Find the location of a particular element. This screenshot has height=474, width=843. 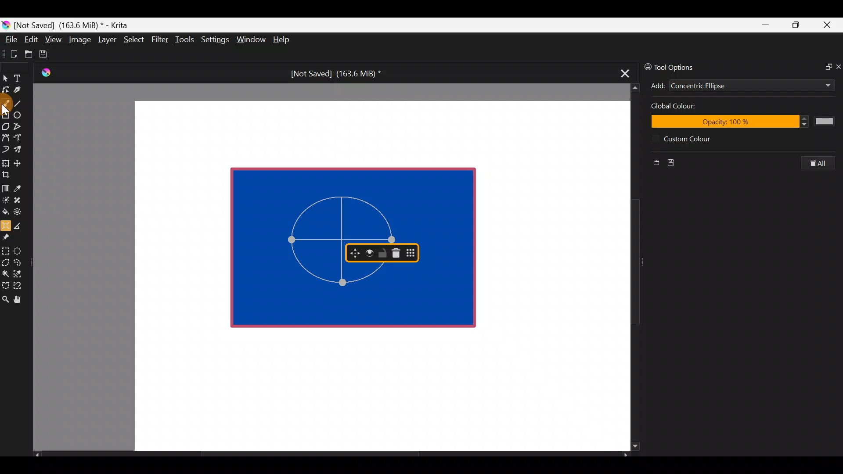

Select shapes tool is located at coordinates (5, 79).